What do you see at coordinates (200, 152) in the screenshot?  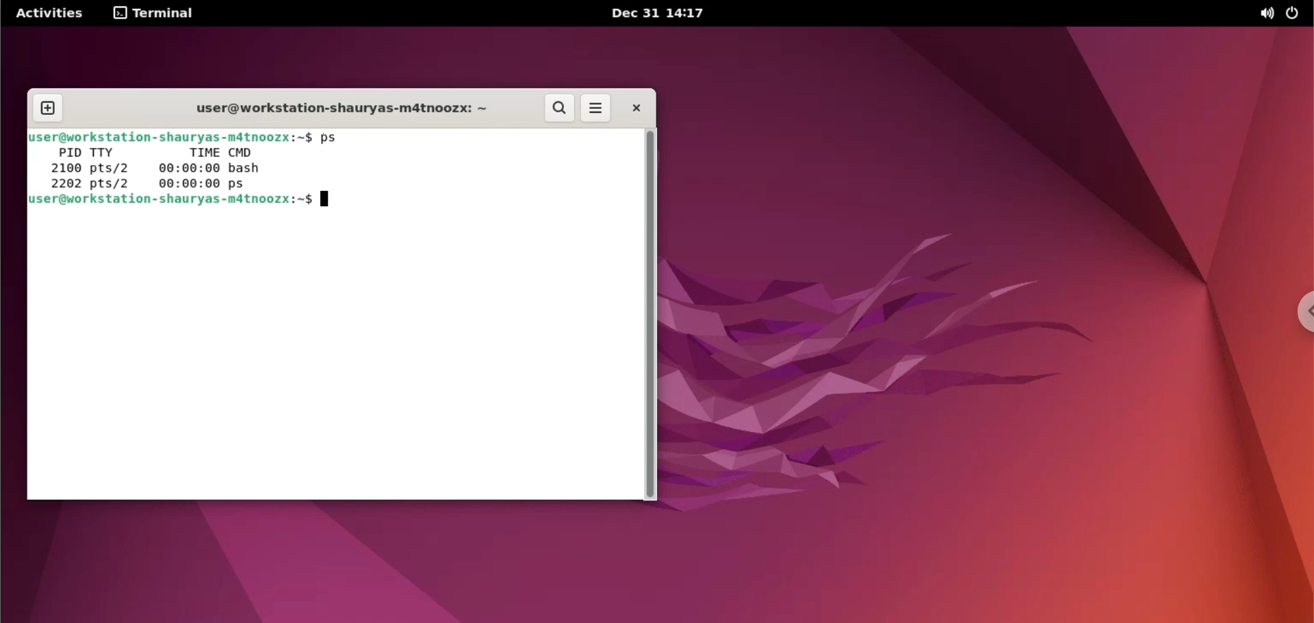 I see `time ` at bounding box center [200, 152].